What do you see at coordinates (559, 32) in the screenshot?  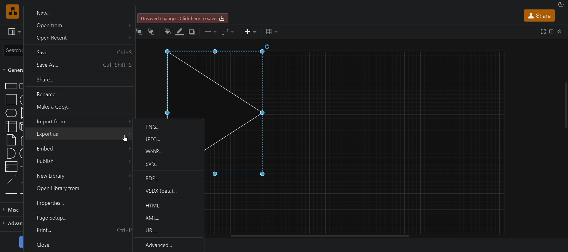 I see `collapase/expand` at bounding box center [559, 32].